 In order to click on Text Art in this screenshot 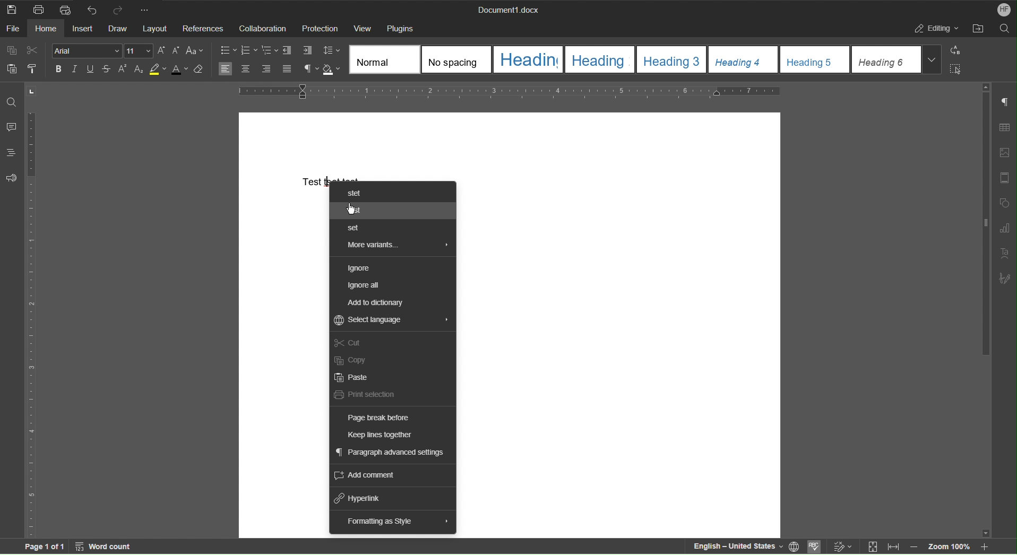, I will do `click(1004, 254)`.